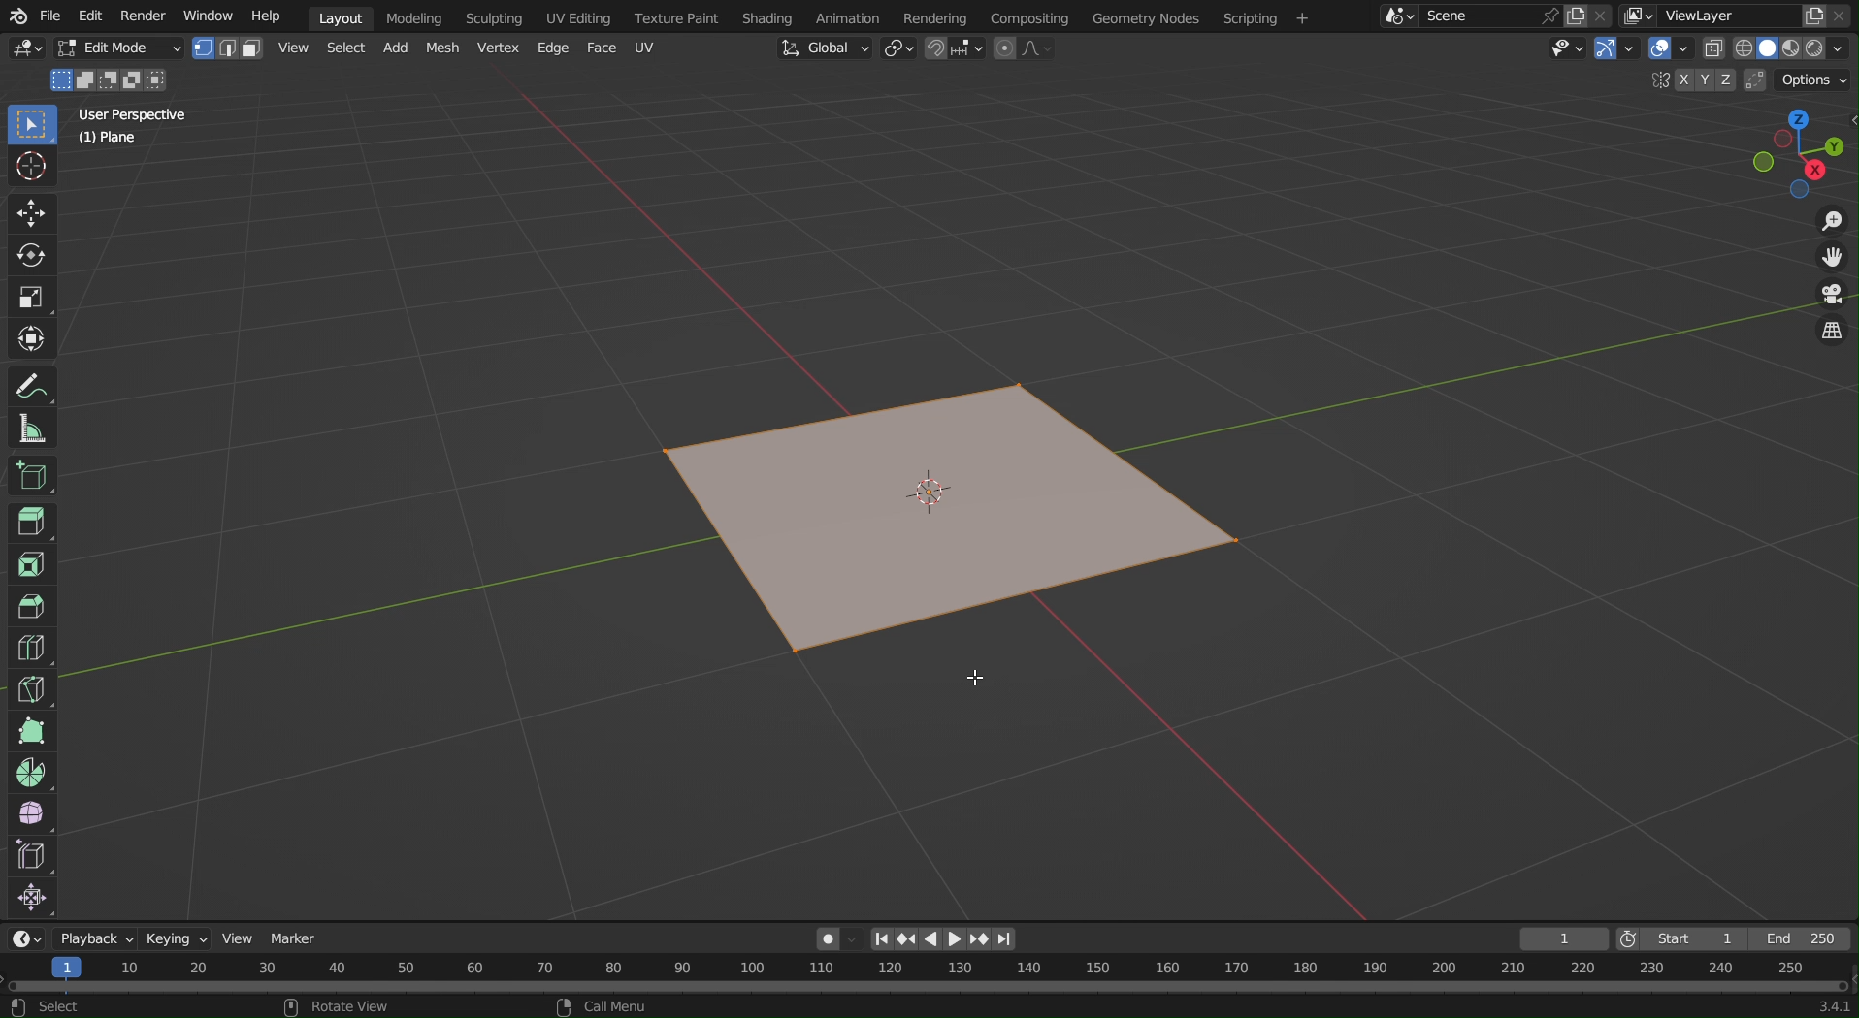  Describe the element at coordinates (30, 731) in the screenshot. I see `Poly Build` at that location.